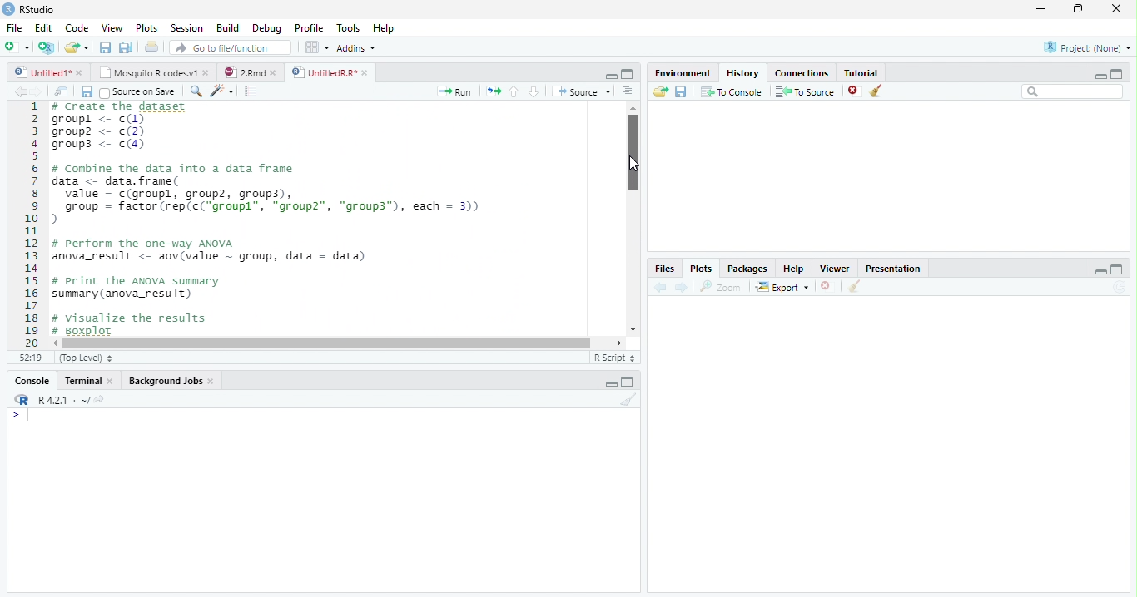 This screenshot has height=597, width=1137. Describe the element at coordinates (856, 91) in the screenshot. I see `Delete file` at that location.